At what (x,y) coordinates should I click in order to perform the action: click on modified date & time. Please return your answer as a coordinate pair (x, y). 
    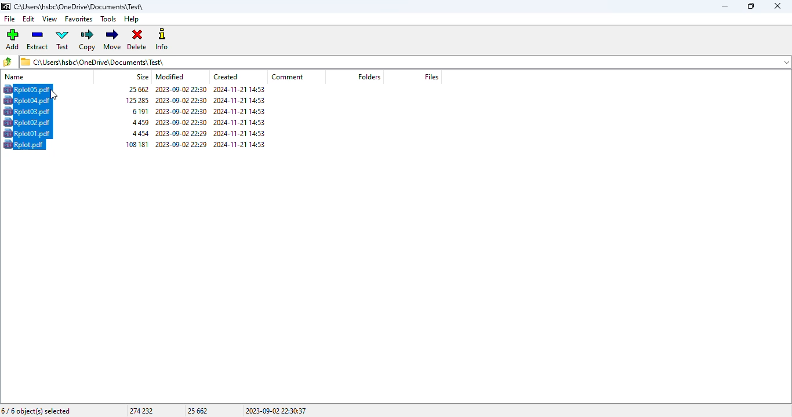
    Looking at the image, I should click on (182, 122).